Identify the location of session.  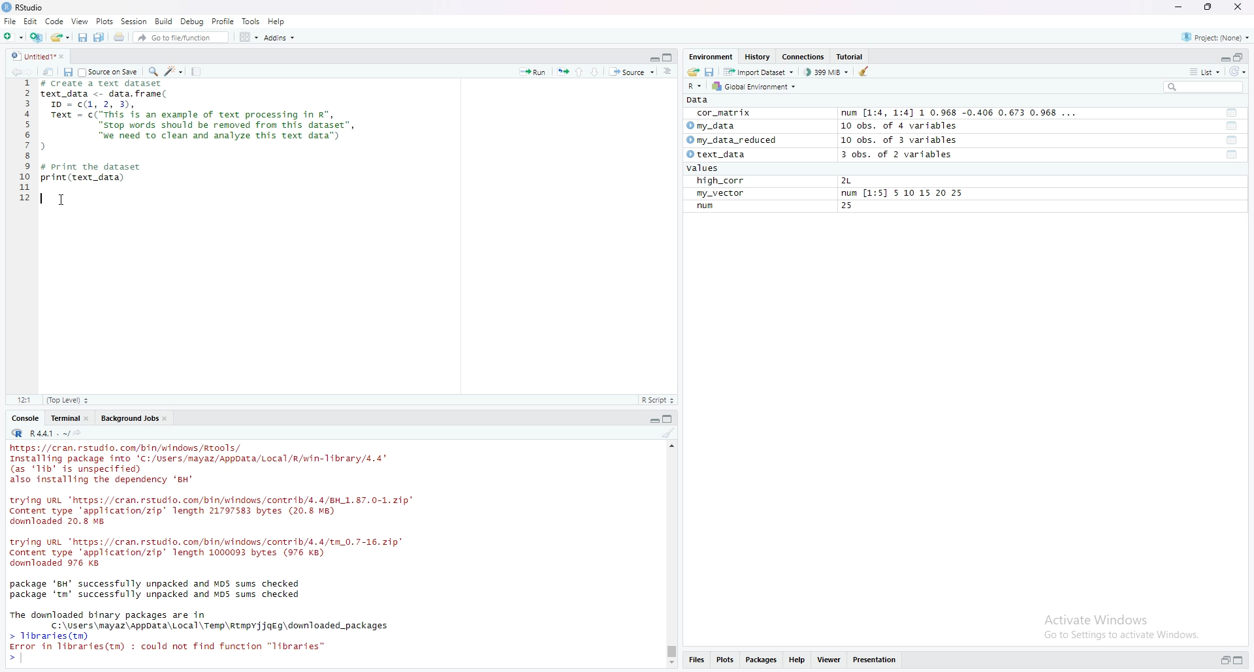
(134, 21).